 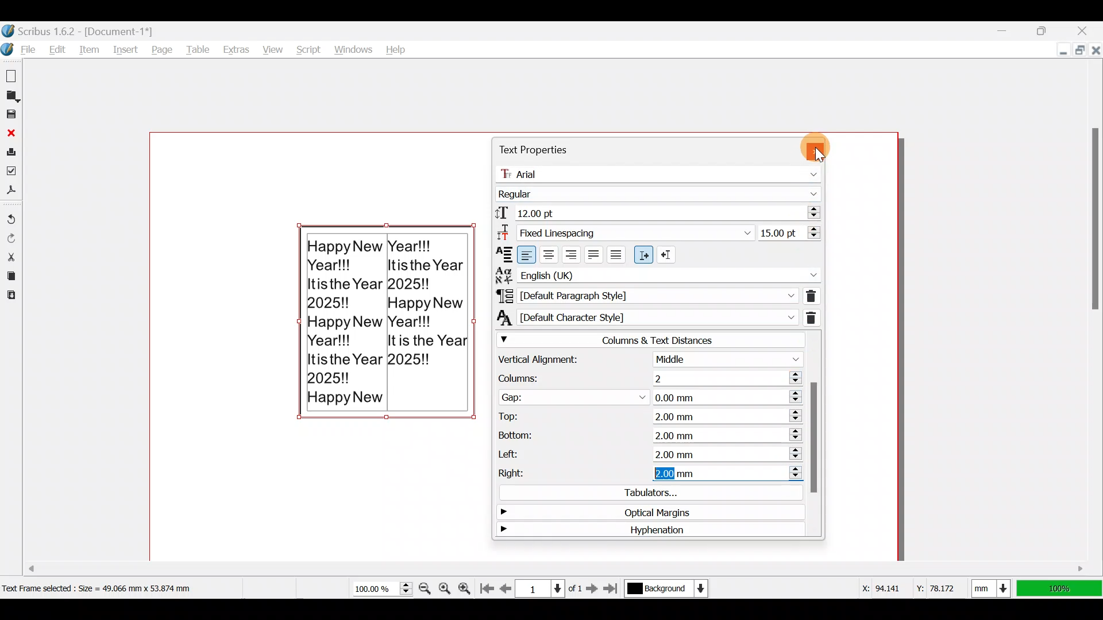 I want to click on Happy New Year, so click(x=387, y=330).